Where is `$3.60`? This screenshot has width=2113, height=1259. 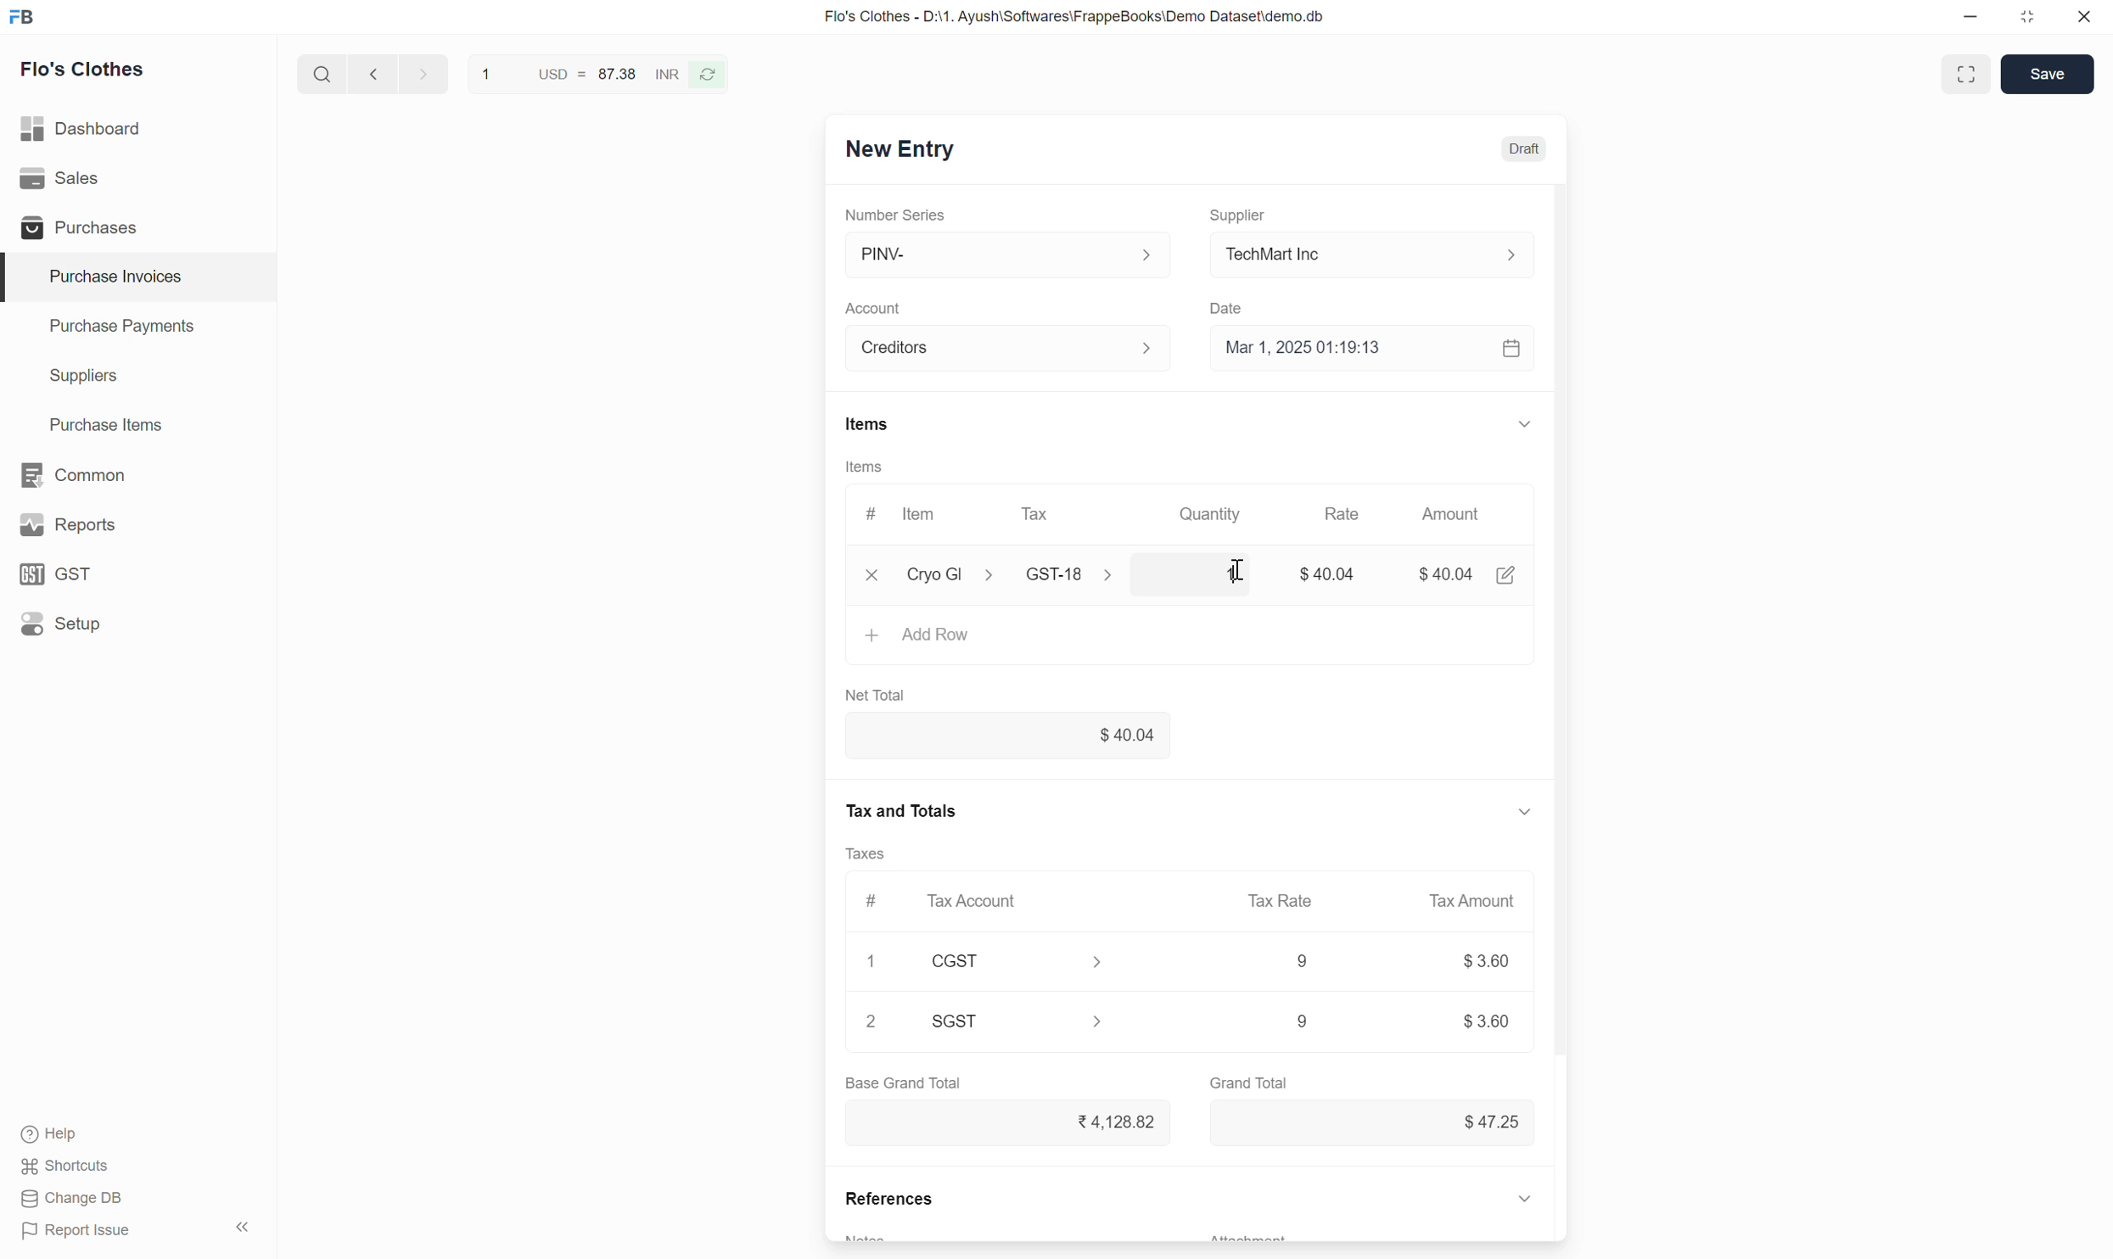
$3.60 is located at coordinates (1485, 964).